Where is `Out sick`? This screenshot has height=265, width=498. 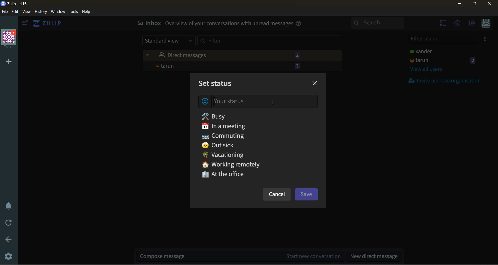 Out sick is located at coordinates (224, 145).